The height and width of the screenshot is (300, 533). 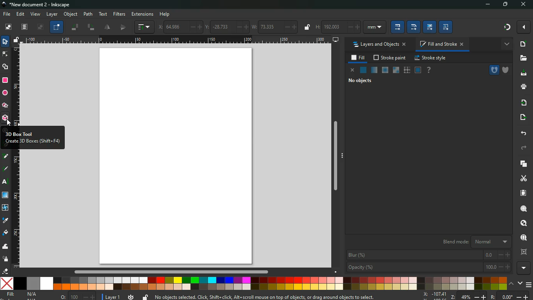 I want to click on tilt, so click(x=76, y=27).